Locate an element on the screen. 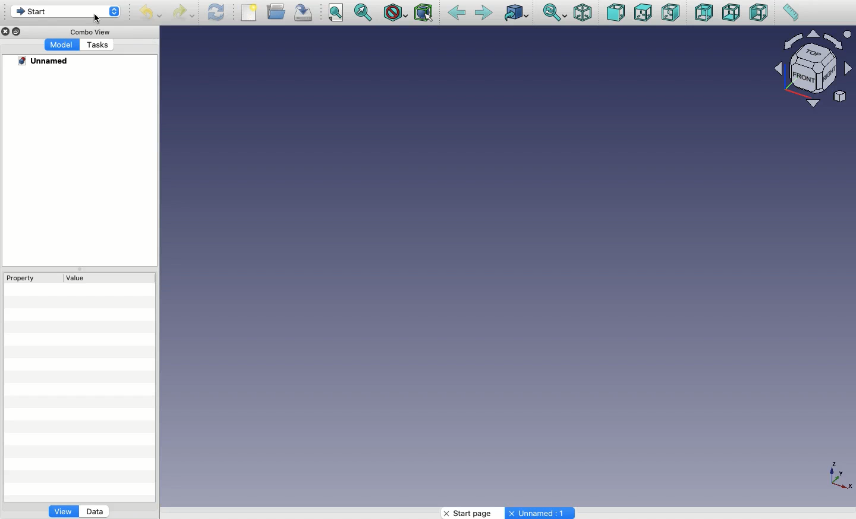 Image resolution: width=856 pixels, height=519 pixels. Right is located at coordinates (671, 14).